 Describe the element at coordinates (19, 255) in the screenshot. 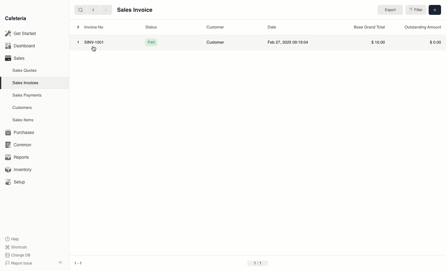

I see `Change DB` at that location.